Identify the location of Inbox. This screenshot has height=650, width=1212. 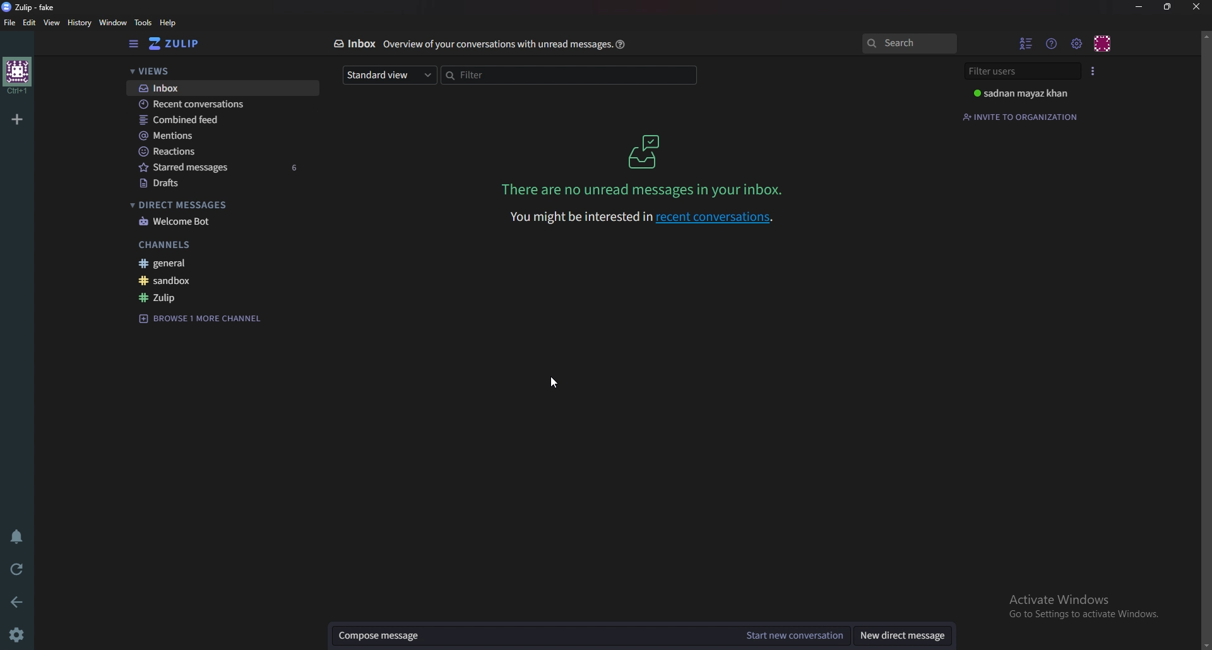
(218, 89).